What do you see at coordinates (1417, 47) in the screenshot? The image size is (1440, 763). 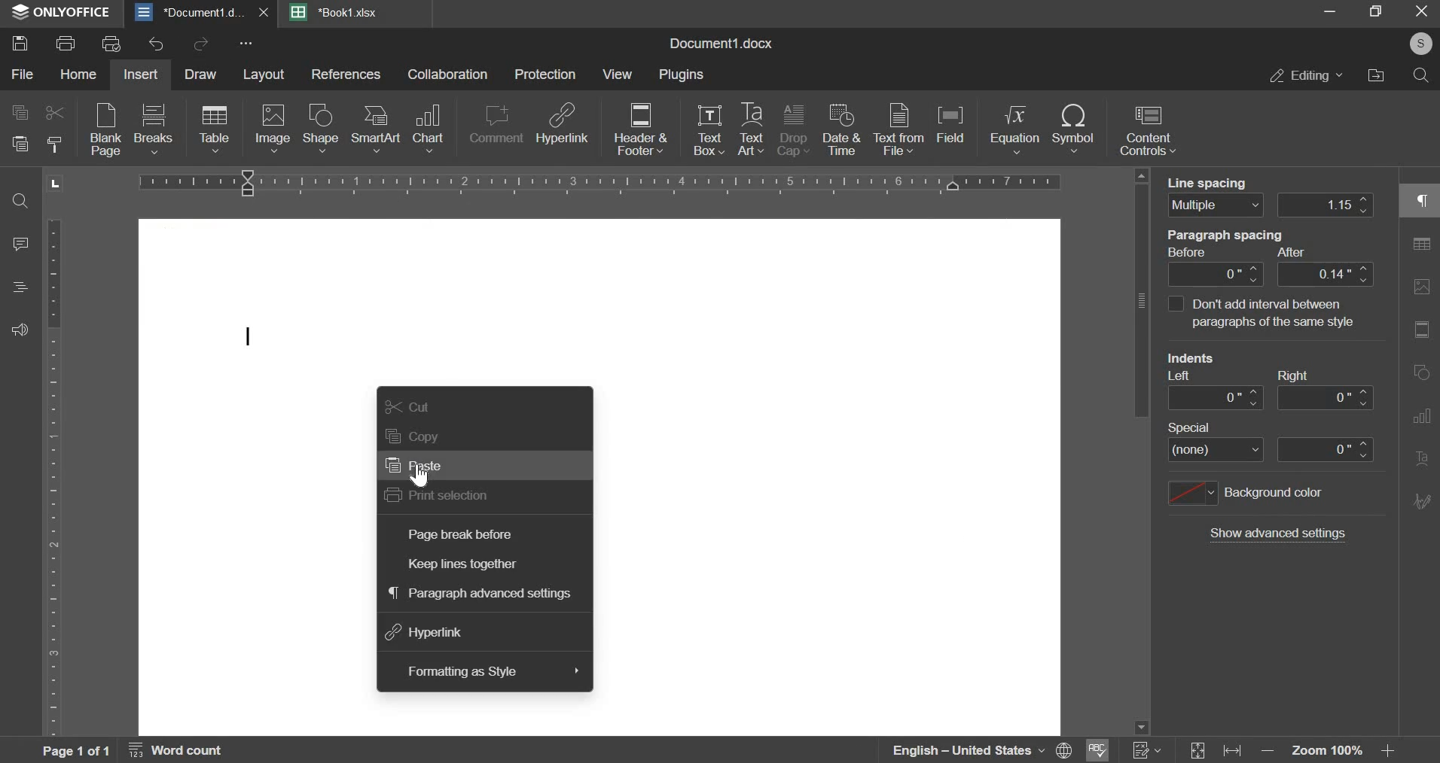 I see `account` at bounding box center [1417, 47].